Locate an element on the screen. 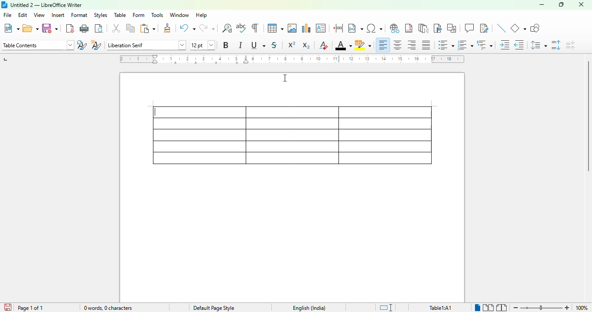 This screenshot has height=312, width=592. clone formatting is located at coordinates (167, 28).